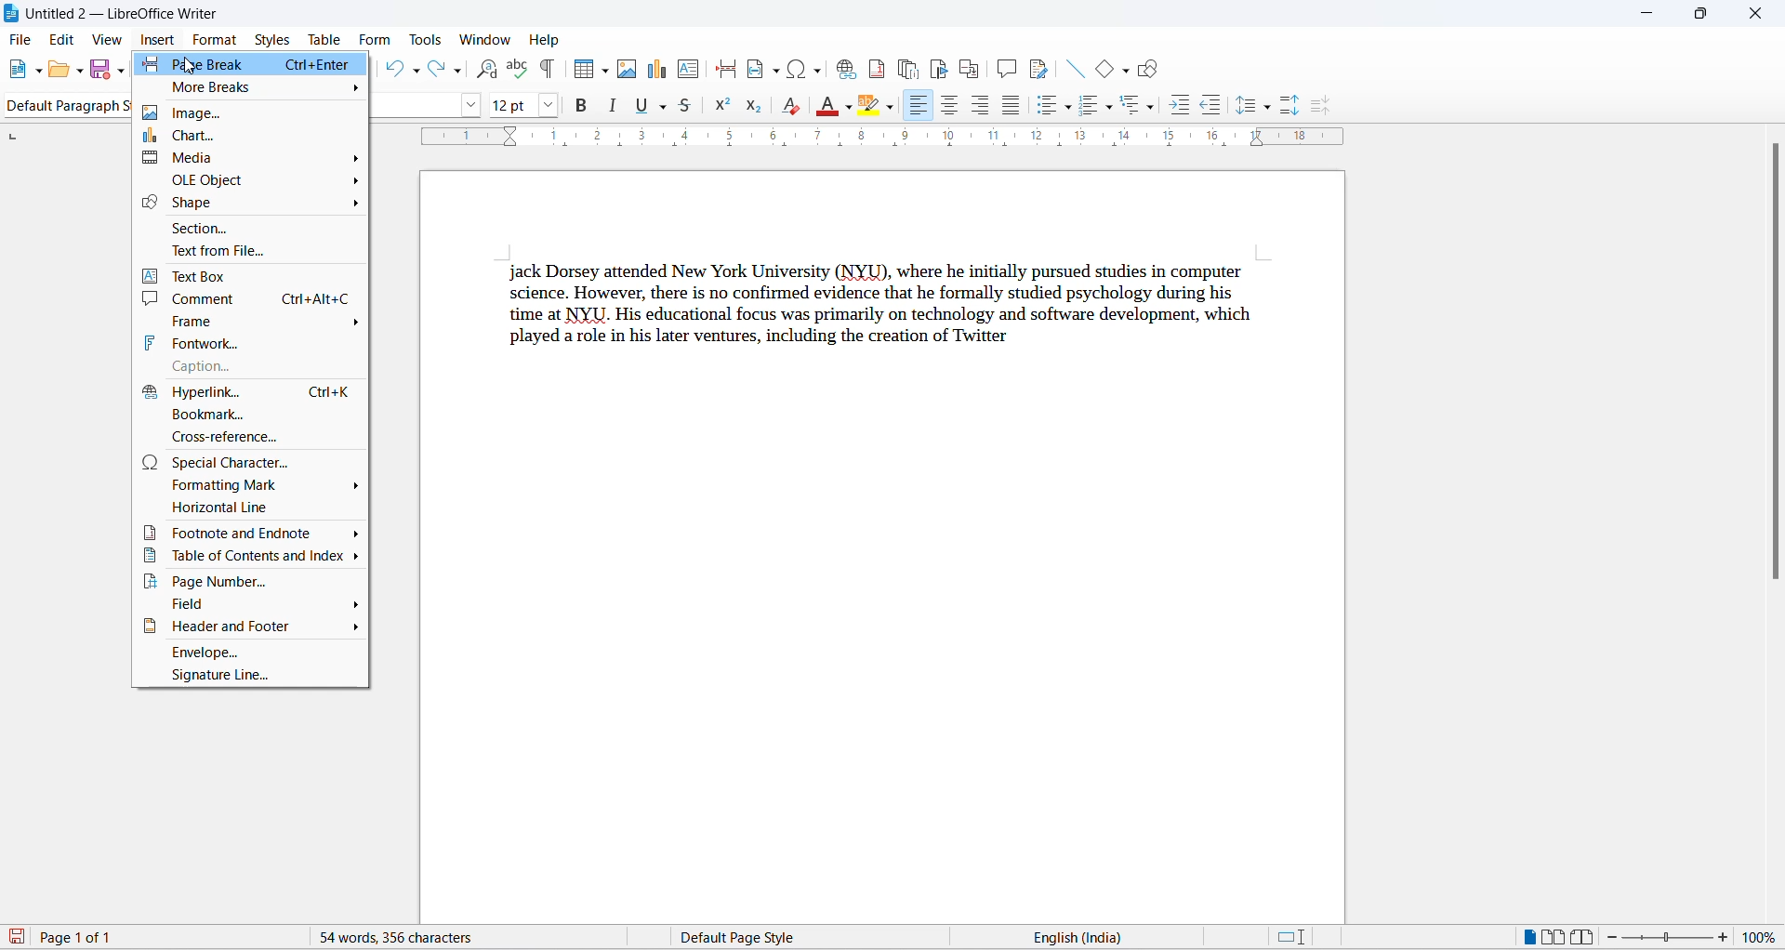  Describe the element at coordinates (255, 582) in the screenshot. I see `page number` at that location.